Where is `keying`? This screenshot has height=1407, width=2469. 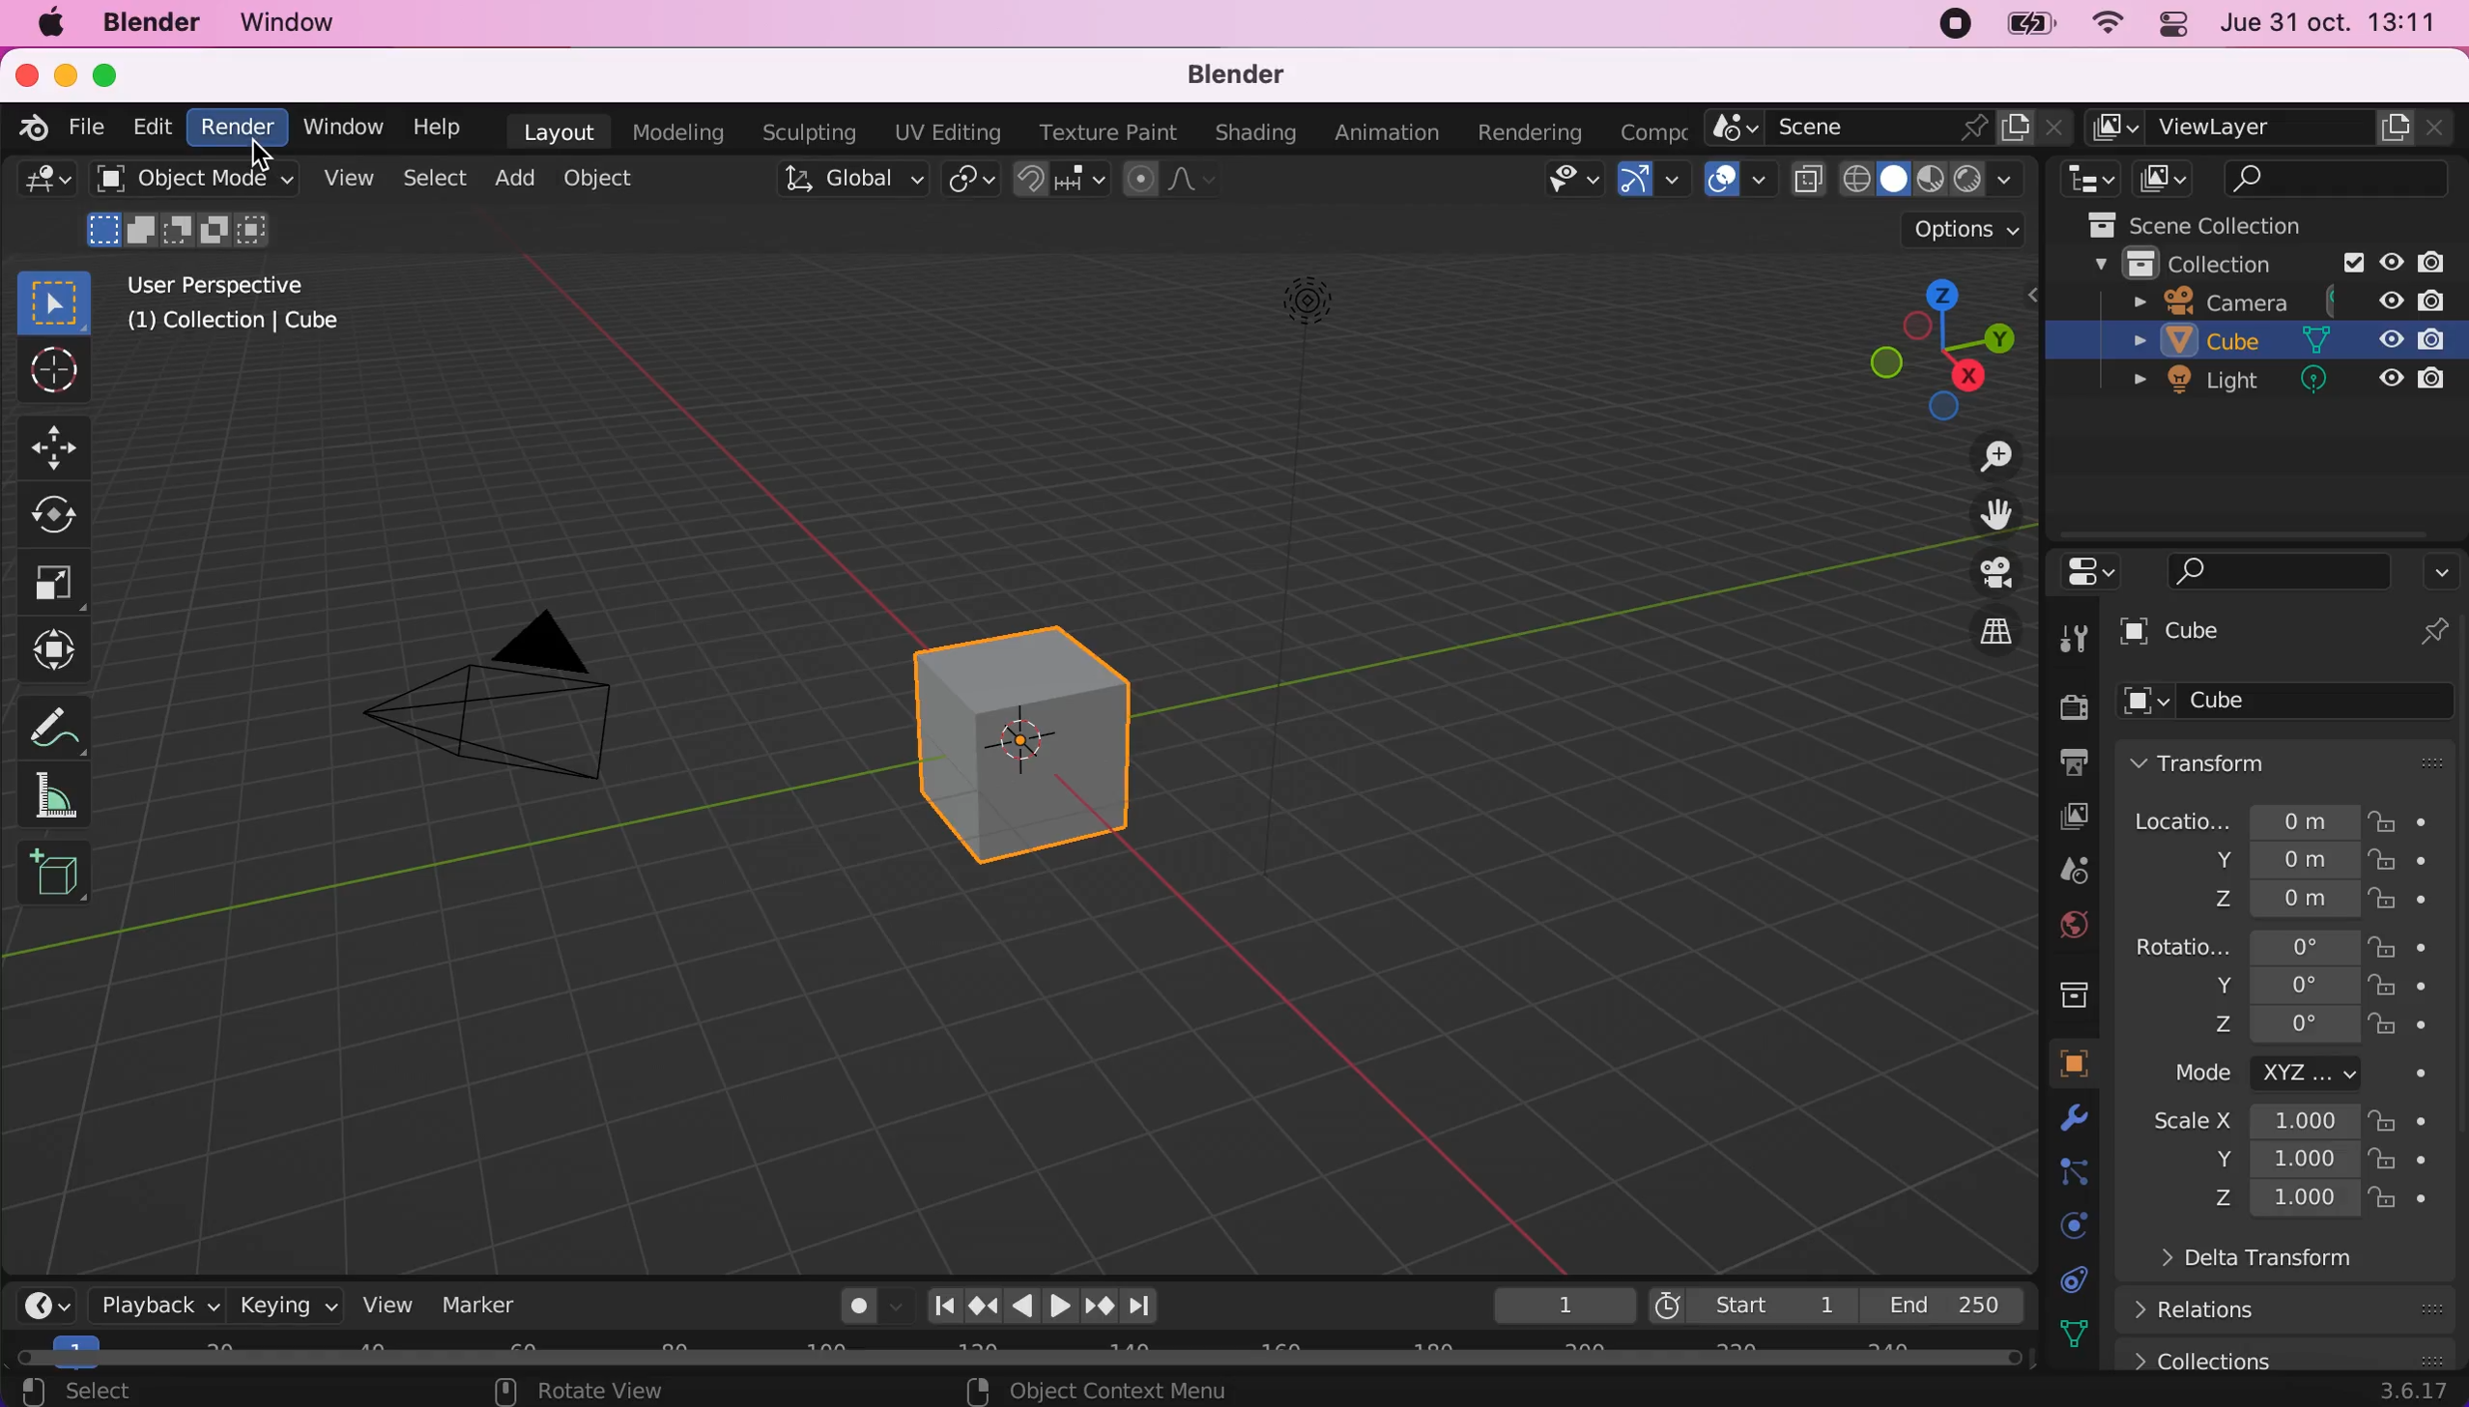 keying is located at coordinates (287, 1306).